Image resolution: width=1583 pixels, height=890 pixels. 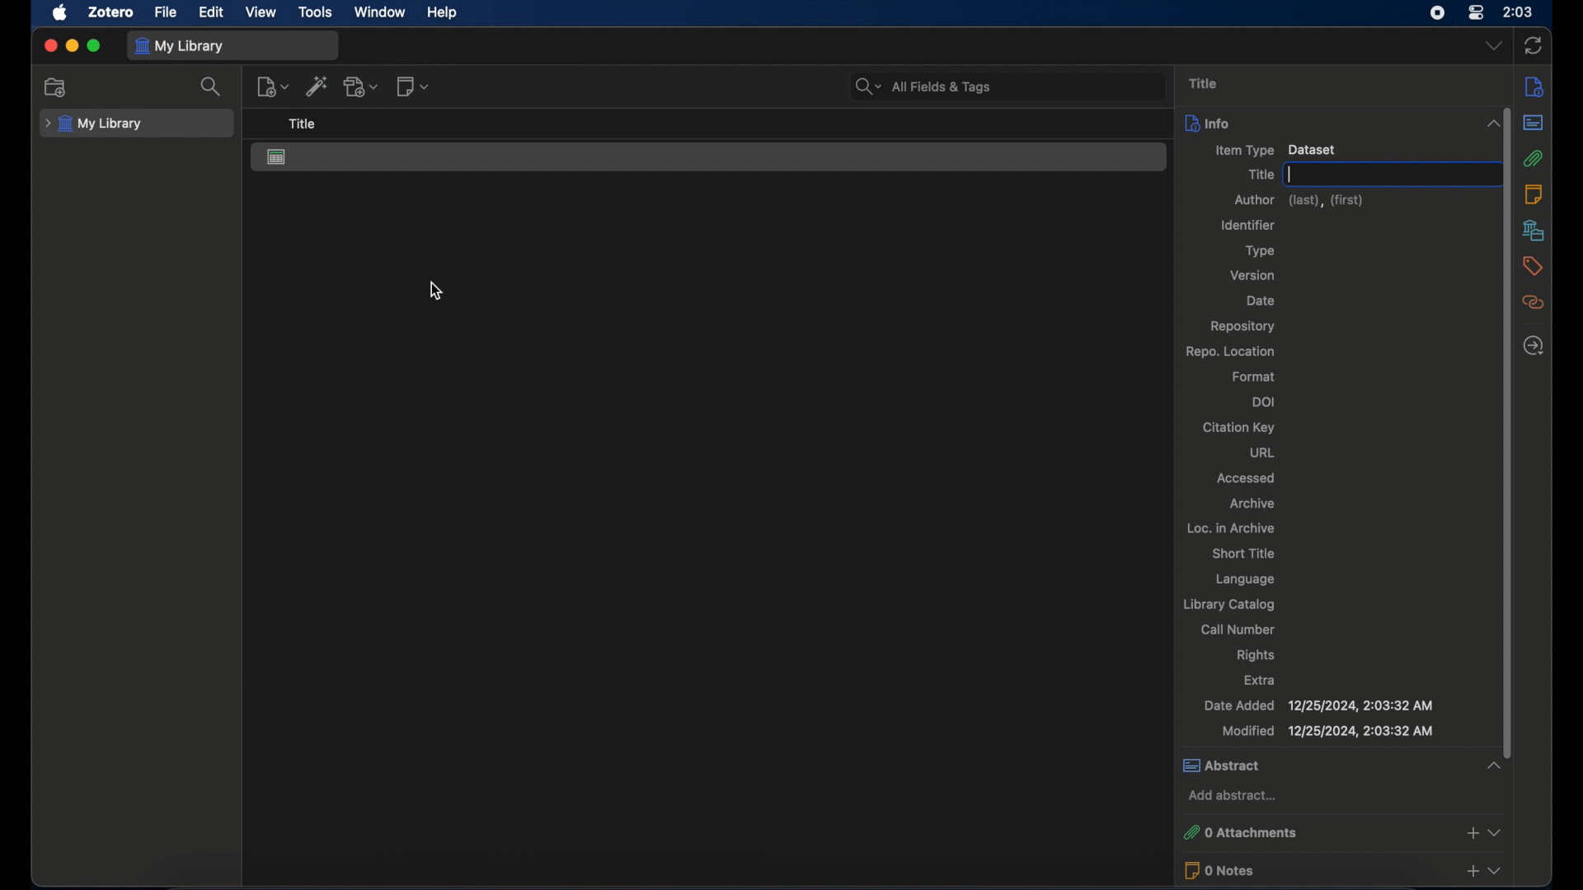 What do you see at coordinates (1246, 478) in the screenshot?
I see `accessed` at bounding box center [1246, 478].